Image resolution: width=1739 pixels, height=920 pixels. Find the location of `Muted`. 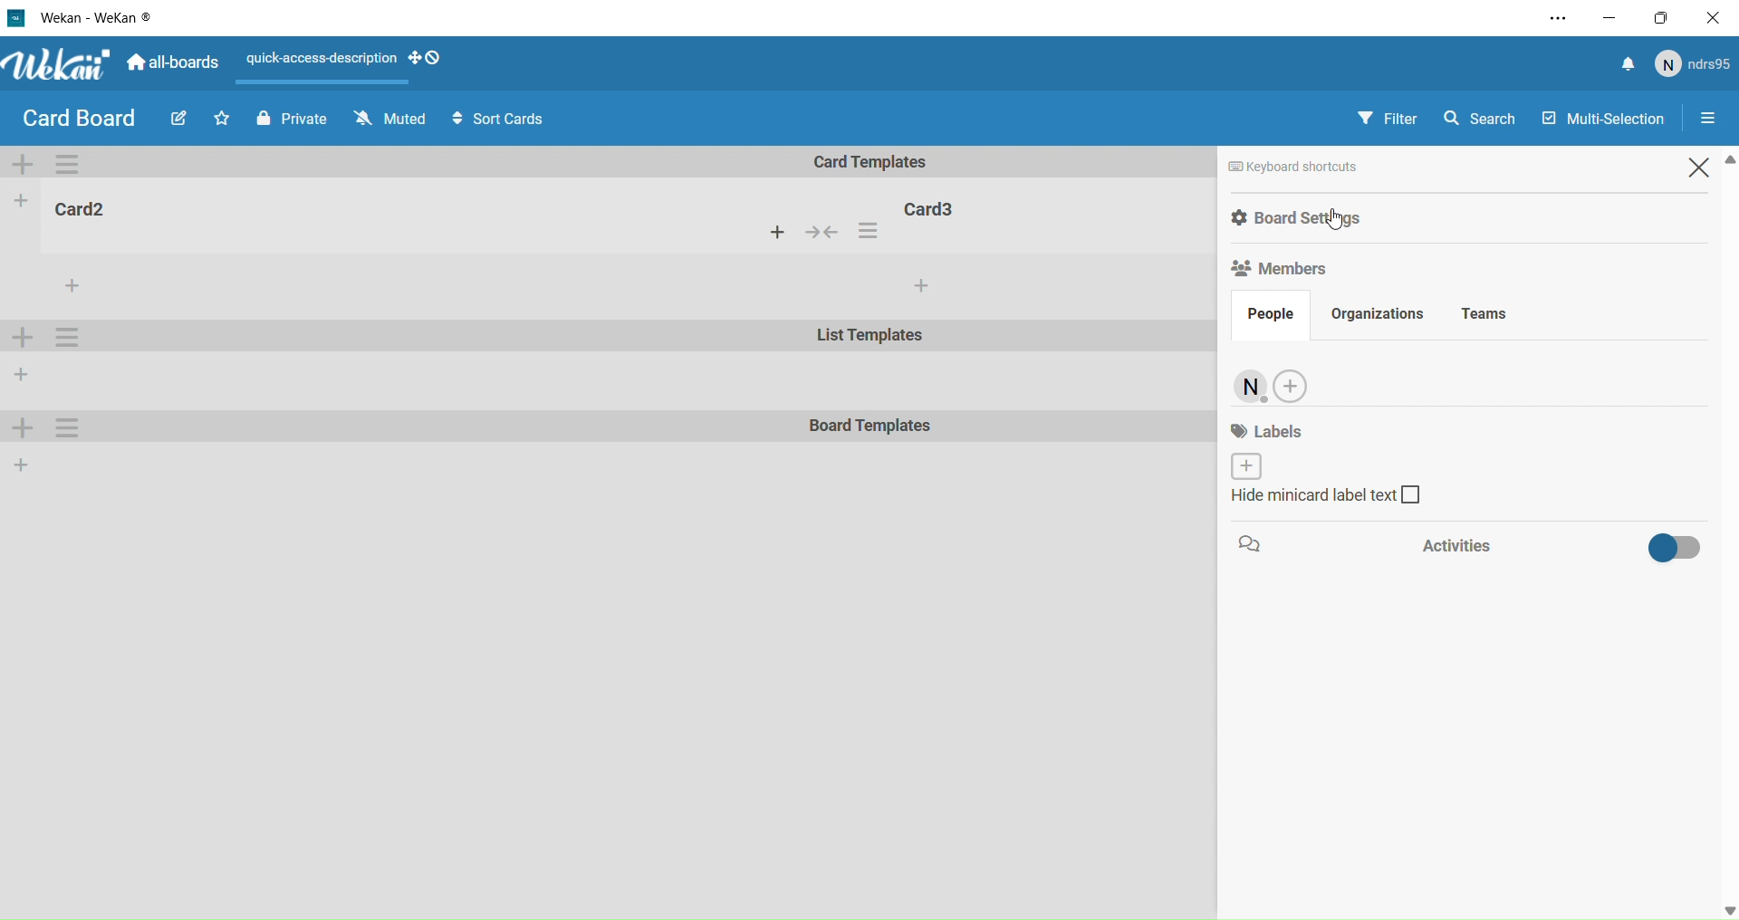

Muted is located at coordinates (388, 119).